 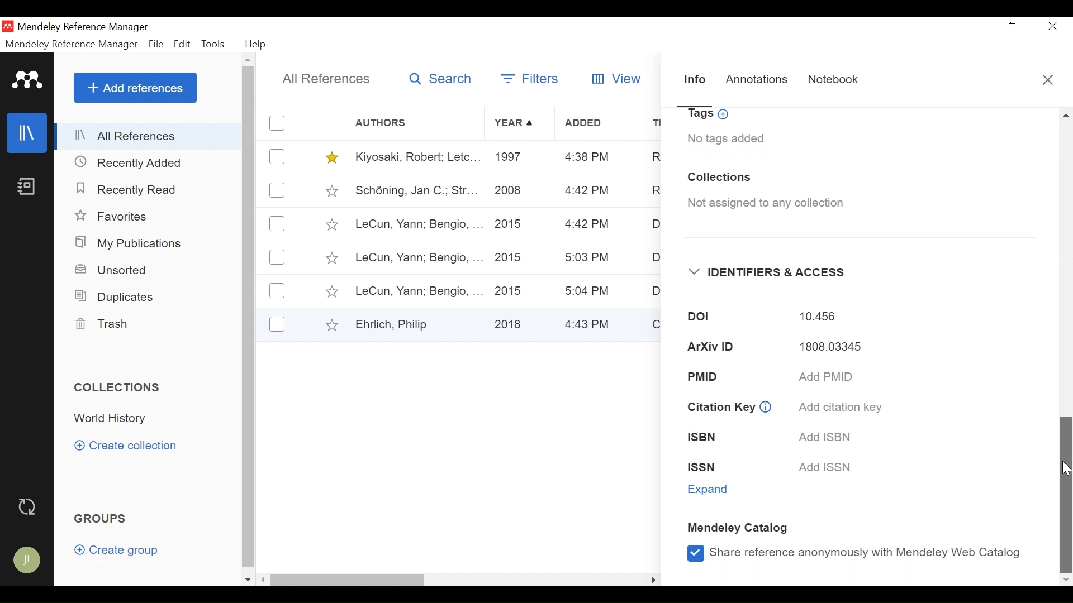 What do you see at coordinates (157, 44) in the screenshot?
I see `File` at bounding box center [157, 44].